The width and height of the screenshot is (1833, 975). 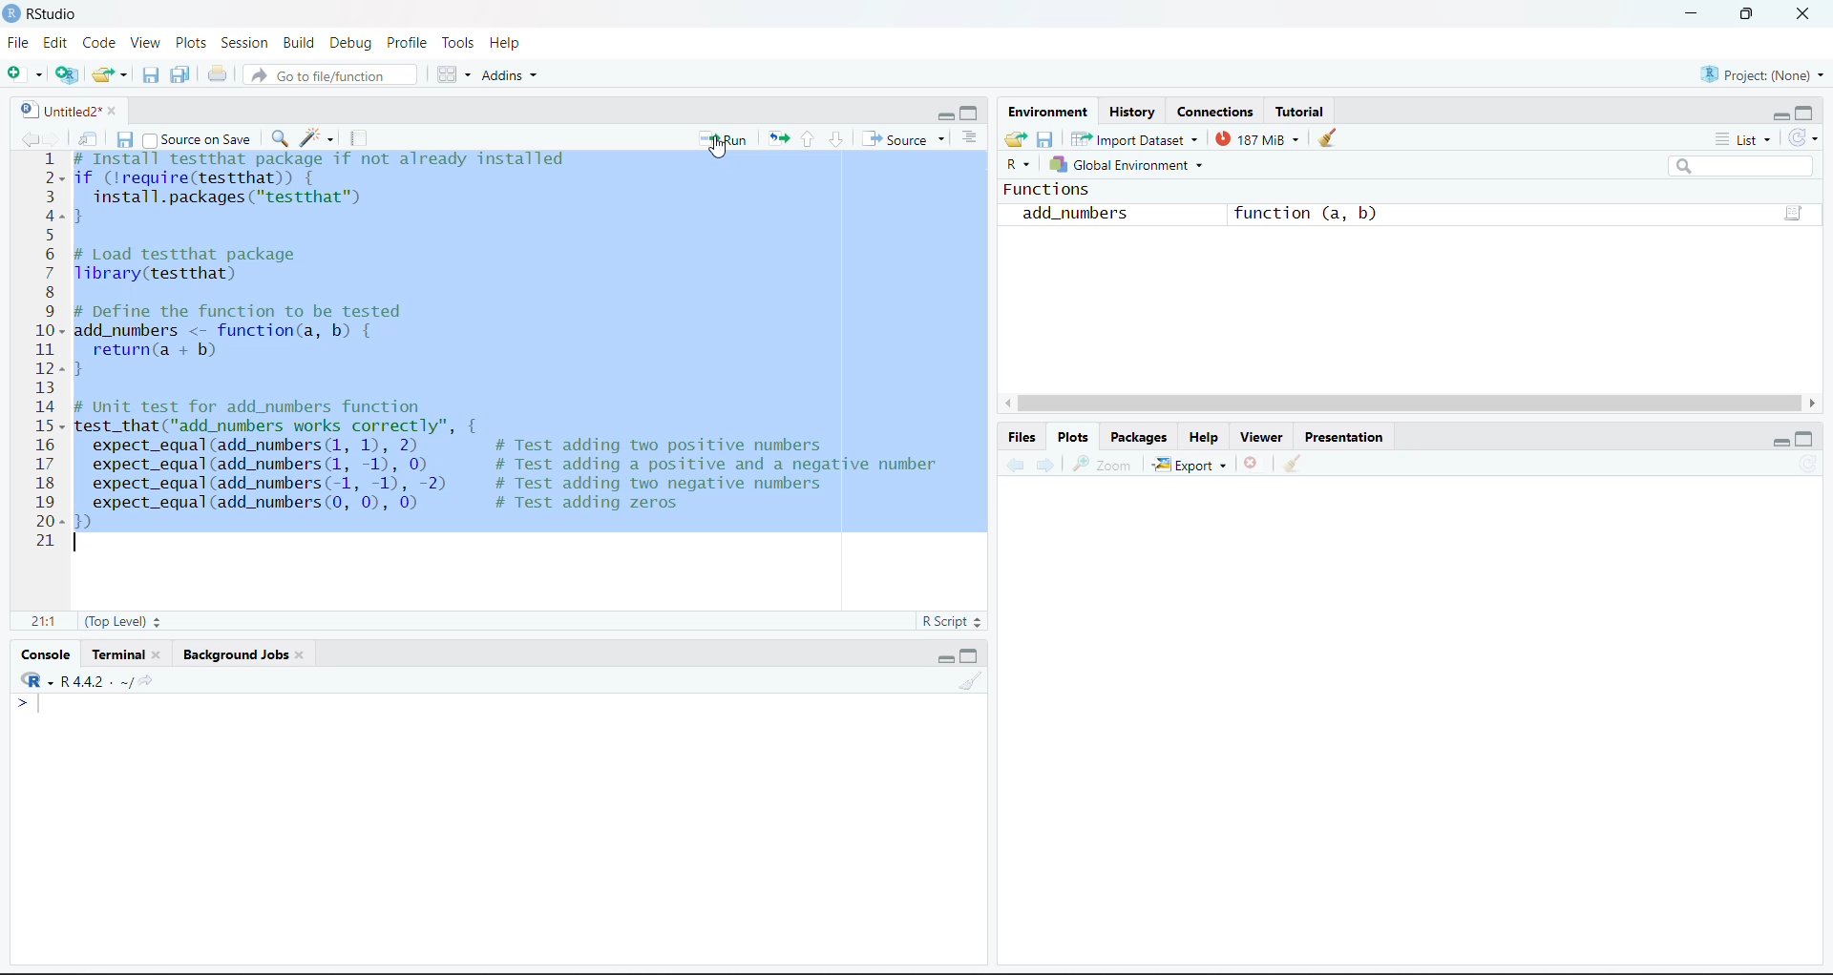 What do you see at coordinates (201, 140) in the screenshot?
I see `source on save` at bounding box center [201, 140].